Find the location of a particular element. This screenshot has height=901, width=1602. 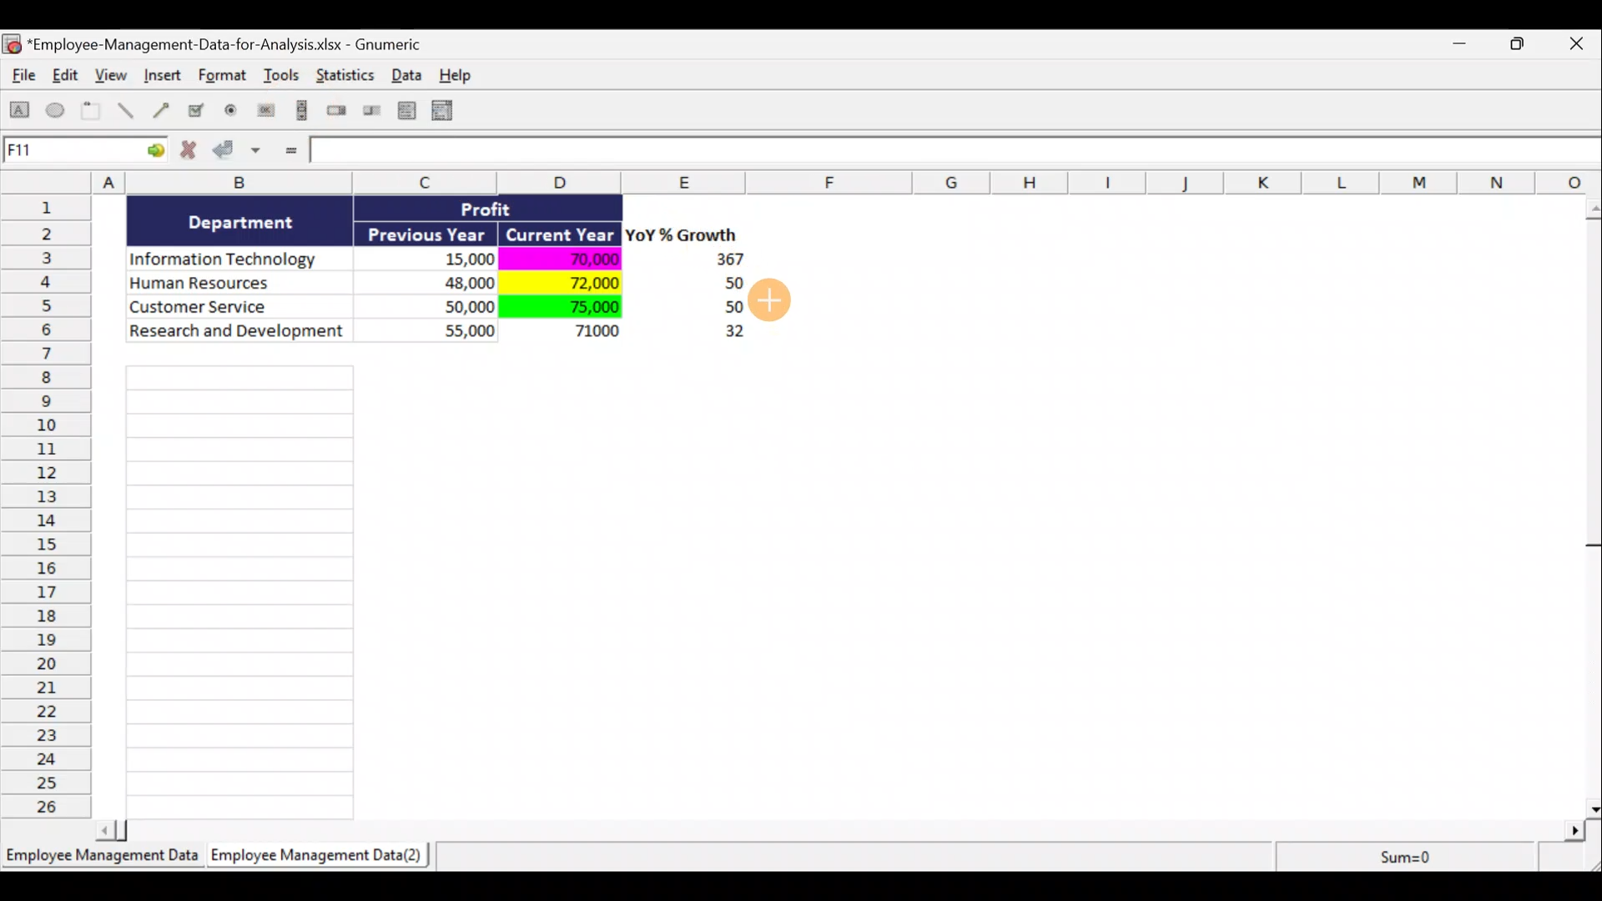

Maximise is located at coordinates (1526, 42).